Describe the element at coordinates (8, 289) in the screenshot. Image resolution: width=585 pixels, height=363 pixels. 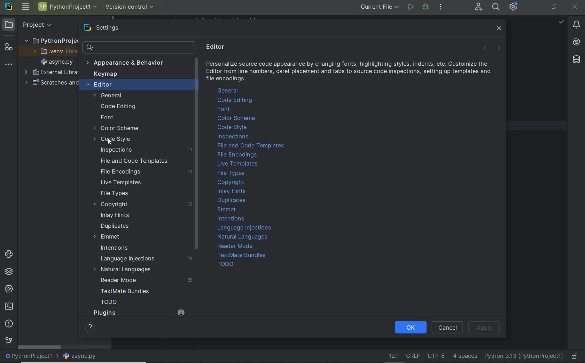
I see `services` at that location.